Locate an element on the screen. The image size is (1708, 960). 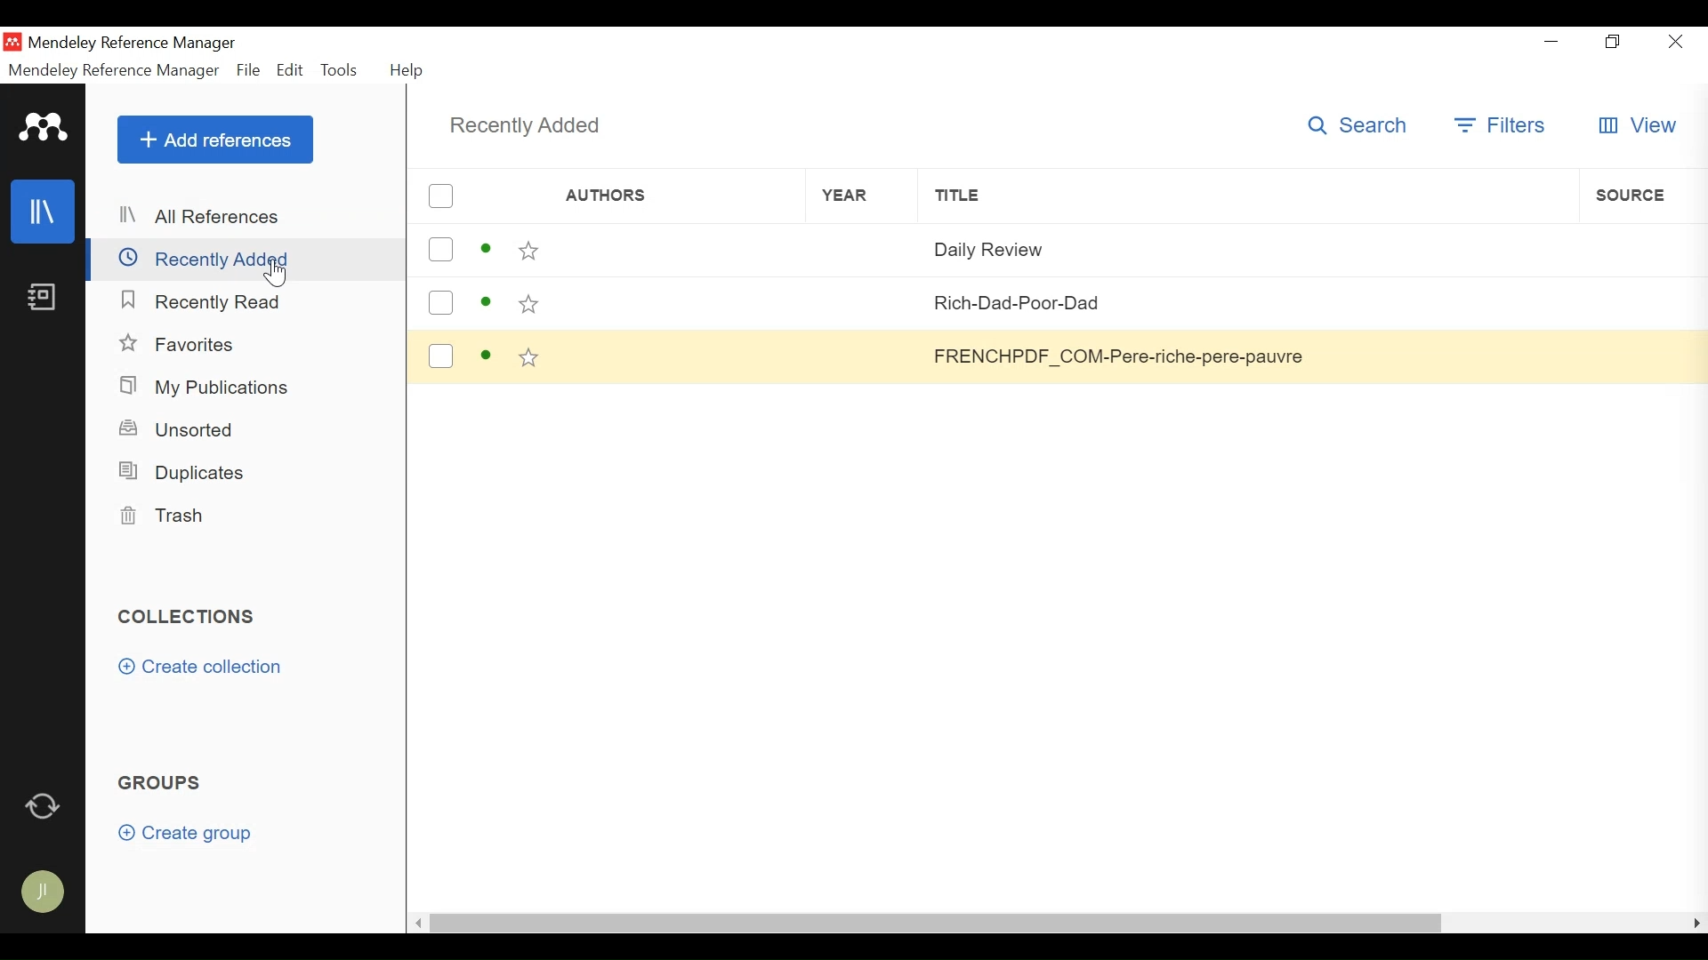
 is located at coordinates (1636, 355).